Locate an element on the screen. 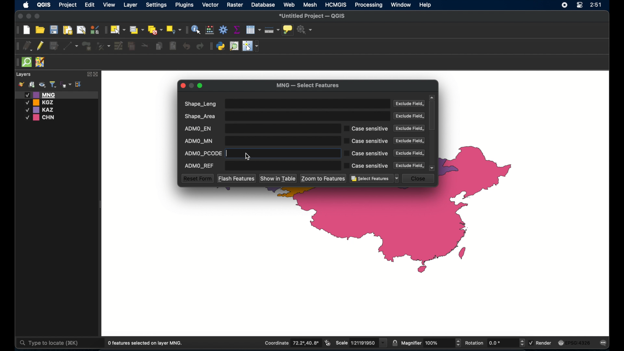 This screenshot has width=624, height=351. CHN is located at coordinates (41, 118).